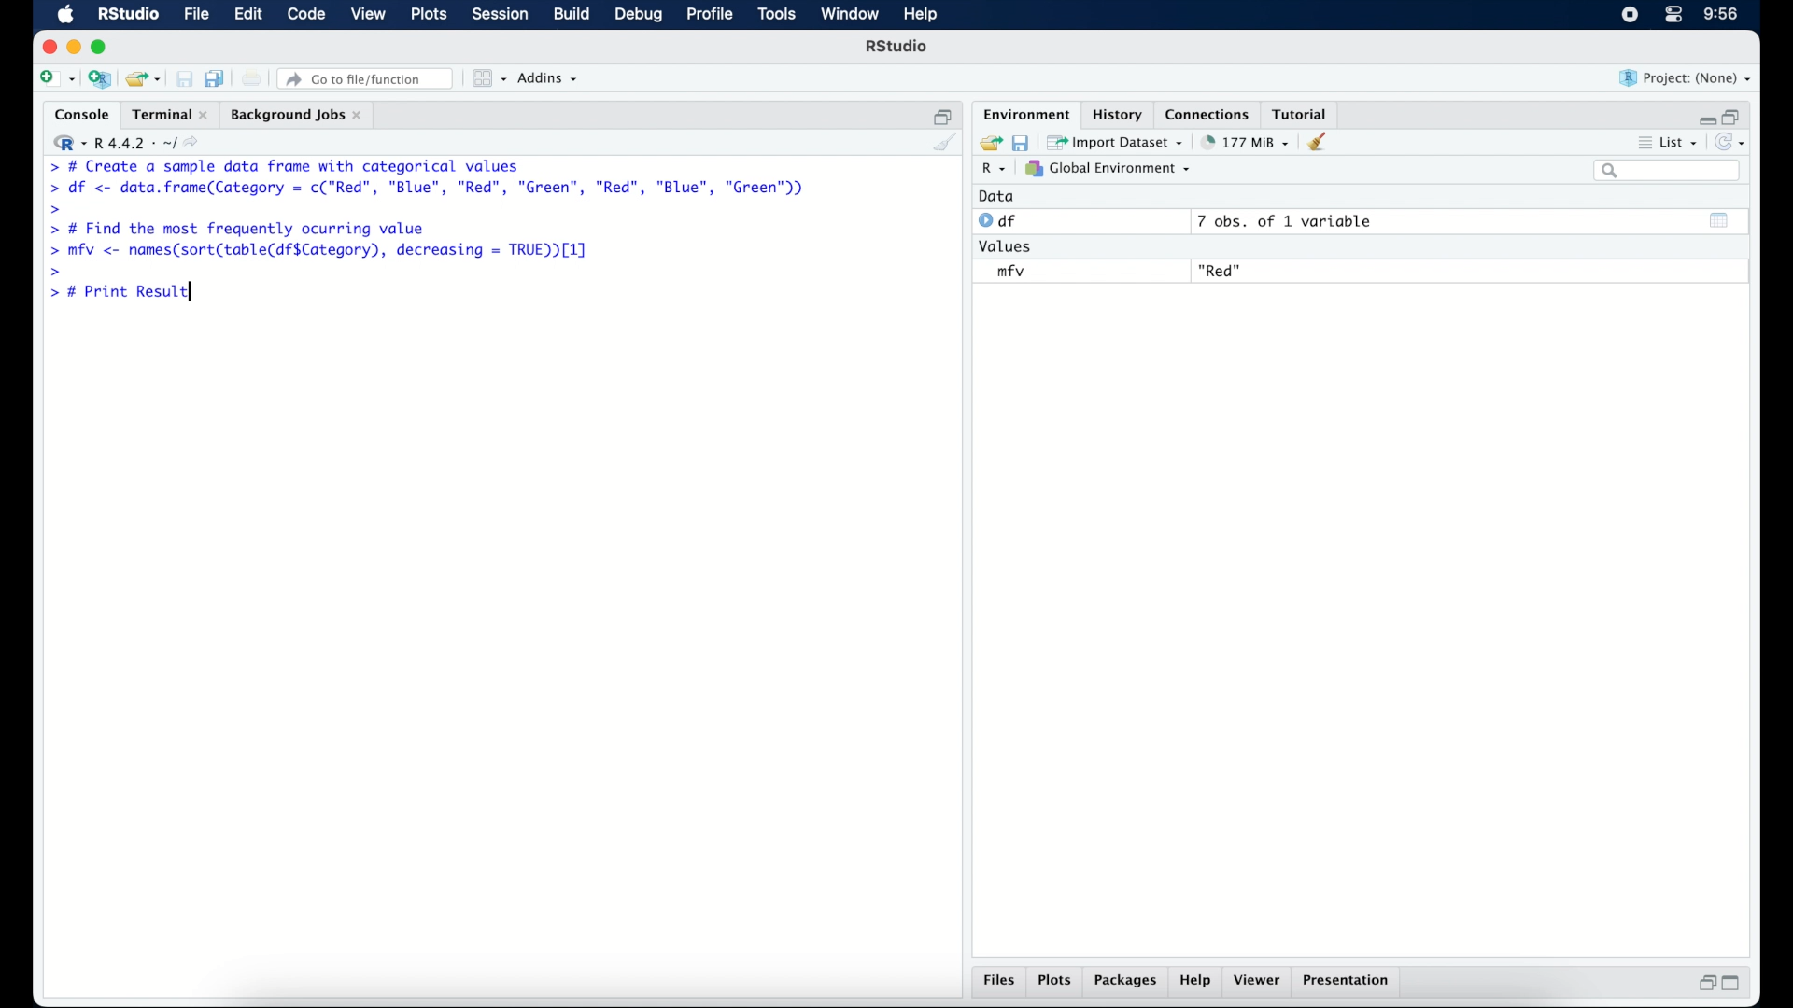 The height and width of the screenshot is (1008, 1793). What do you see at coordinates (144, 79) in the screenshot?
I see `open an existing project` at bounding box center [144, 79].